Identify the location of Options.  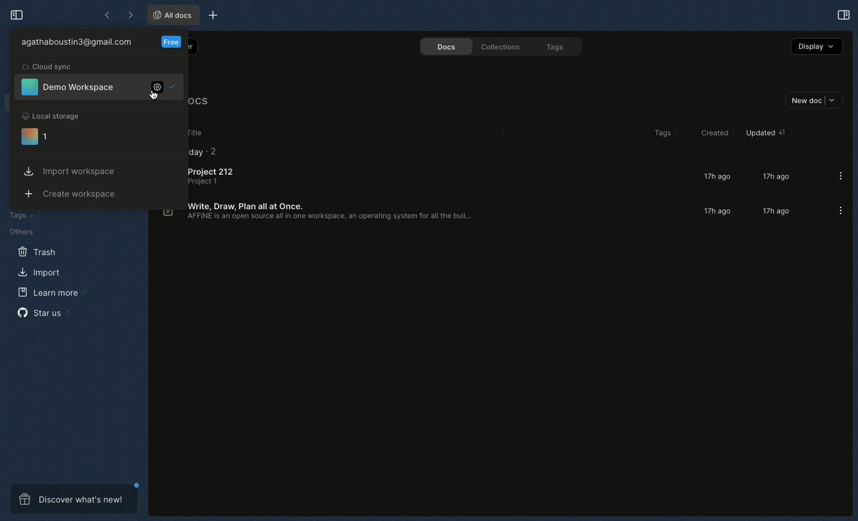
(837, 210).